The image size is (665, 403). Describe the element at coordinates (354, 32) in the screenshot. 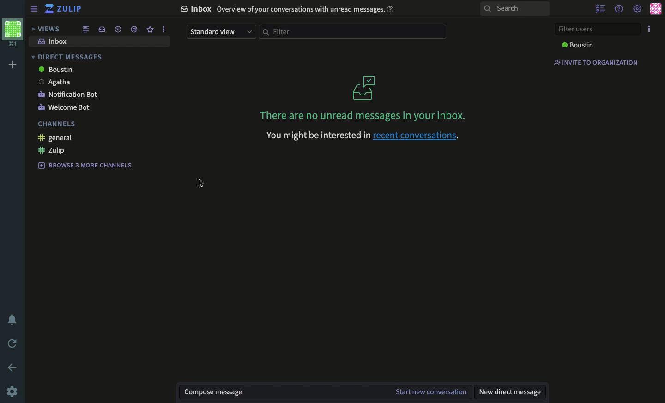

I see `filter` at that location.